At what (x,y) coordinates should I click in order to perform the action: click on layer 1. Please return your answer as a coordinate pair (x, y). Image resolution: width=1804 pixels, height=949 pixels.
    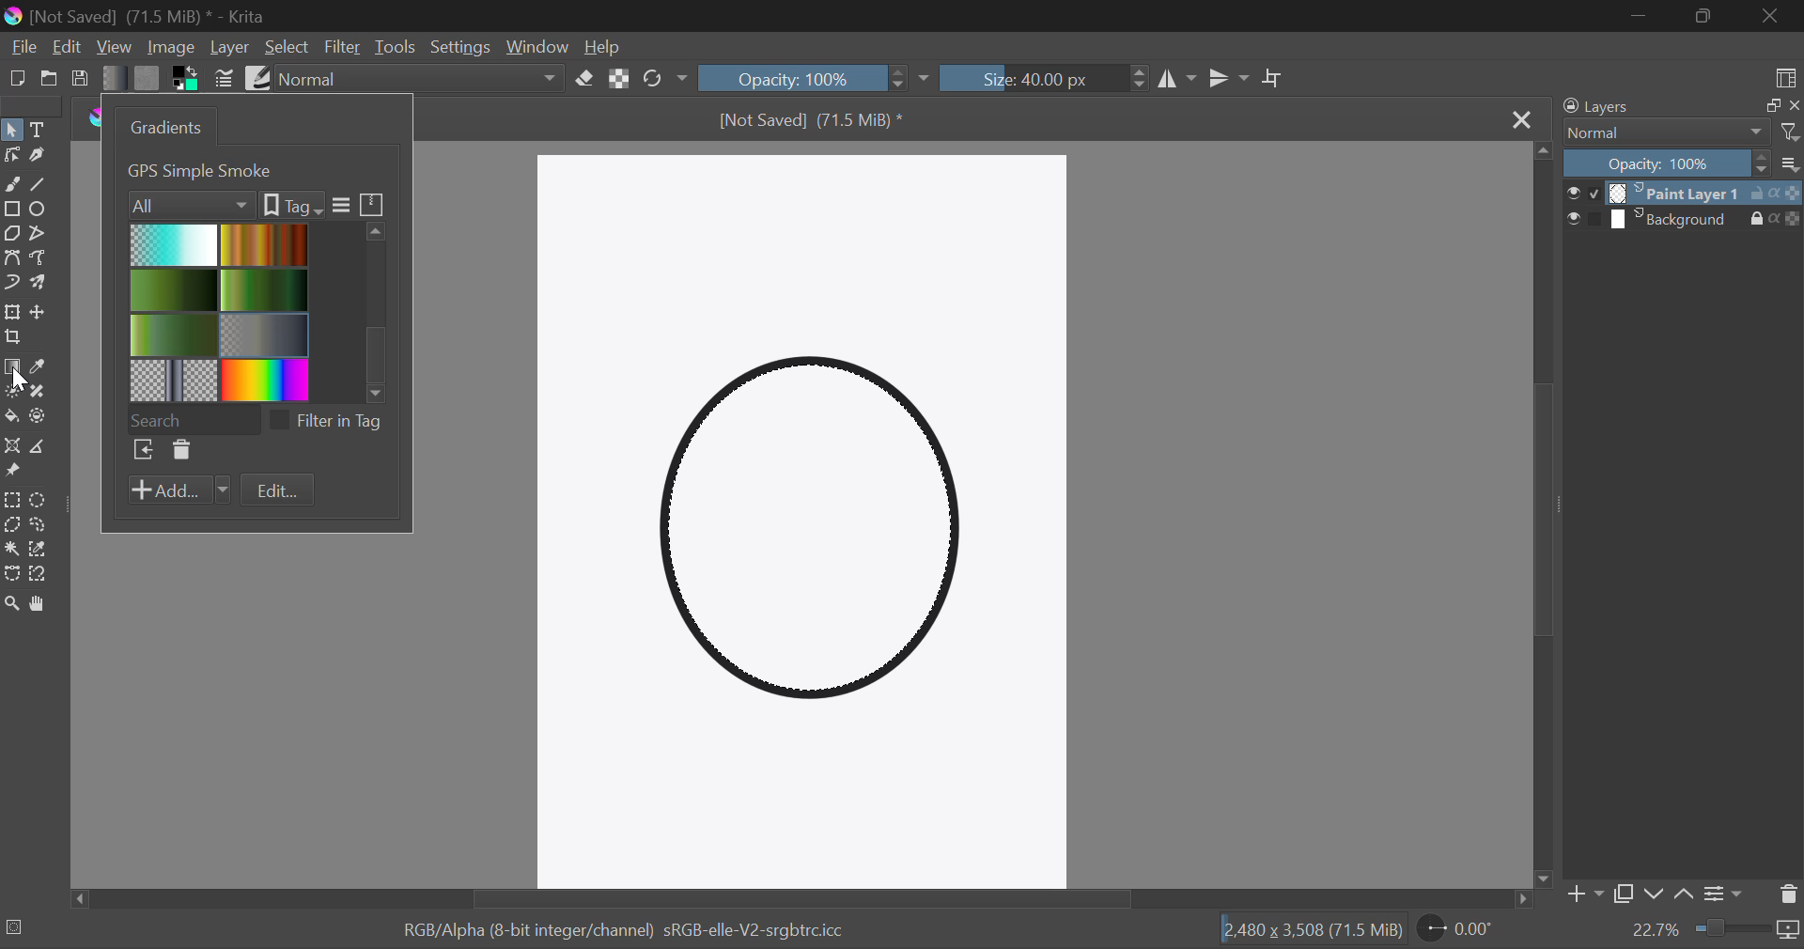
    Looking at the image, I should click on (1676, 194).